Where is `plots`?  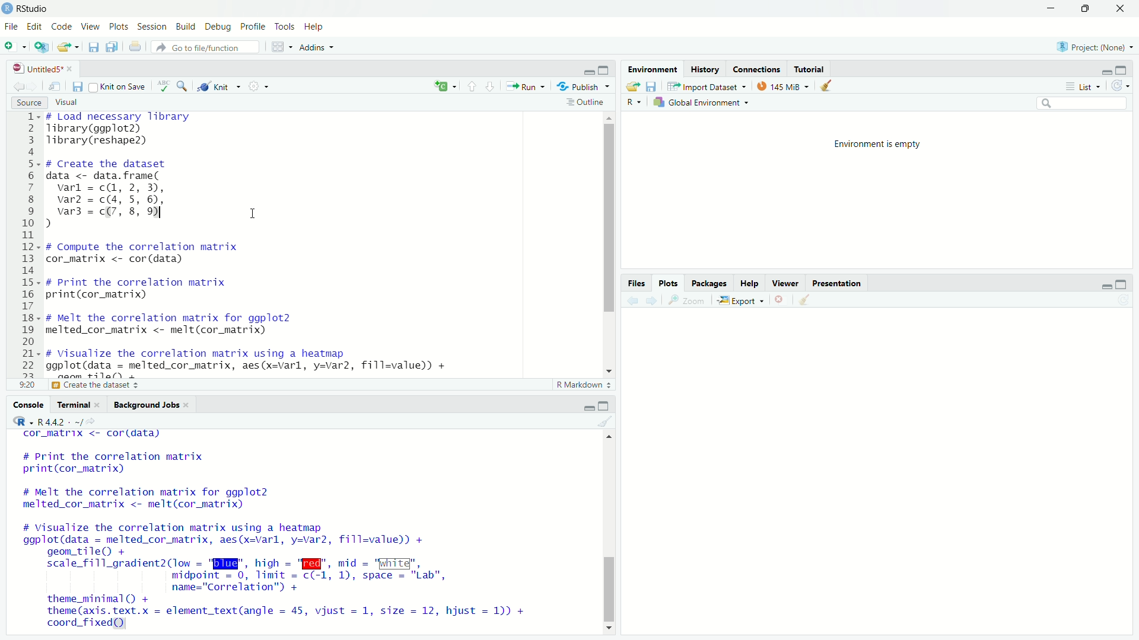
plots is located at coordinates (668, 283).